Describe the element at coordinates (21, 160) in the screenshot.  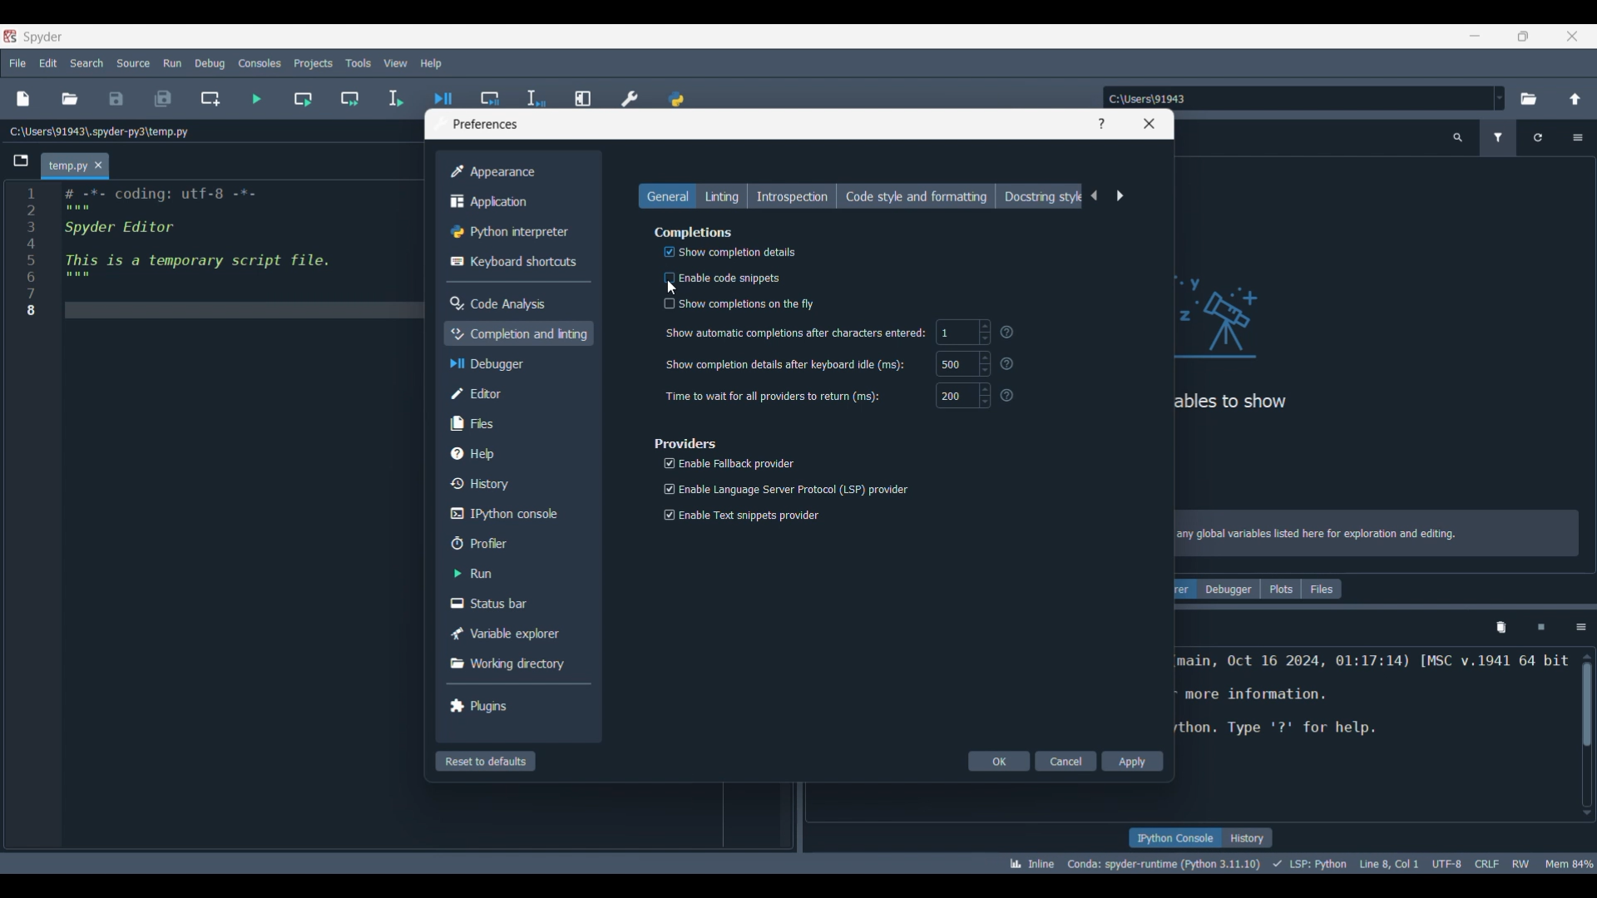
I see `Browse tabs` at that location.